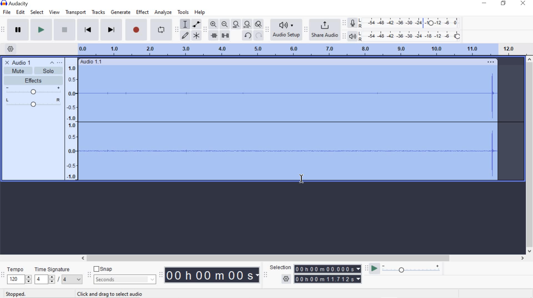  I want to click on Play-at-speed, so click(373, 269).